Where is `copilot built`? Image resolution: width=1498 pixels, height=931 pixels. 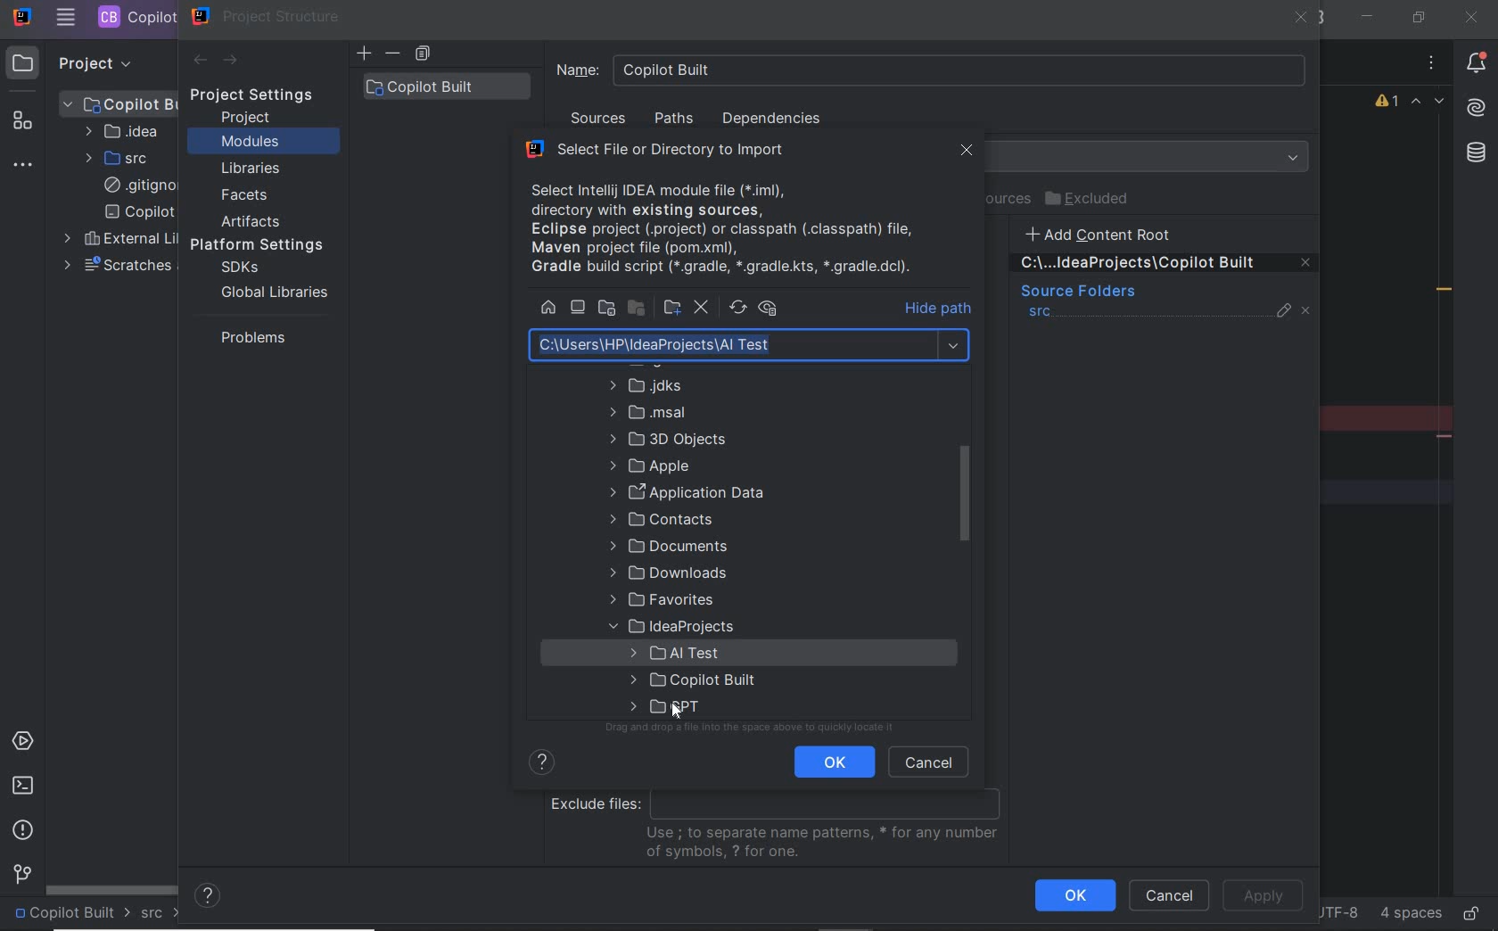
copilot built is located at coordinates (447, 86).